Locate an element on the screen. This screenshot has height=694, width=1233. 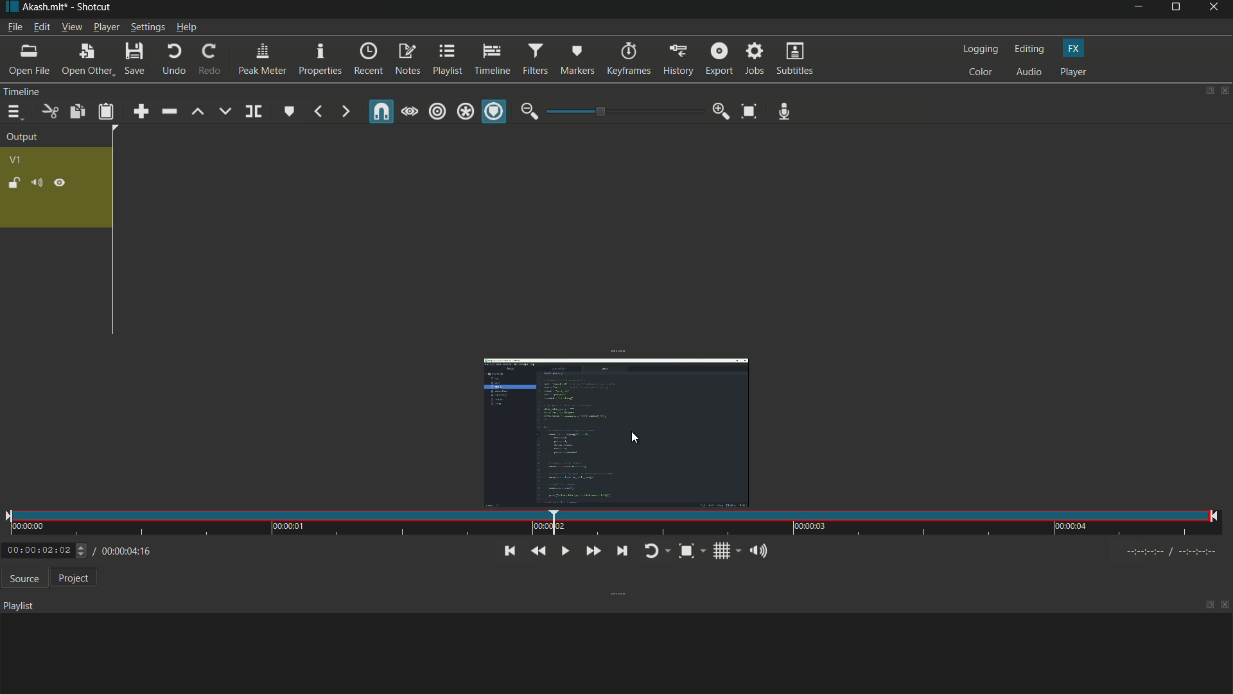
next marker is located at coordinates (345, 112).